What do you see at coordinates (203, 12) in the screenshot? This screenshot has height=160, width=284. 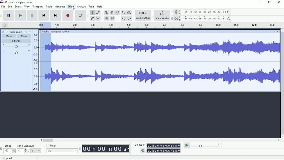 I see `Record Meter` at bounding box center [203, 12].